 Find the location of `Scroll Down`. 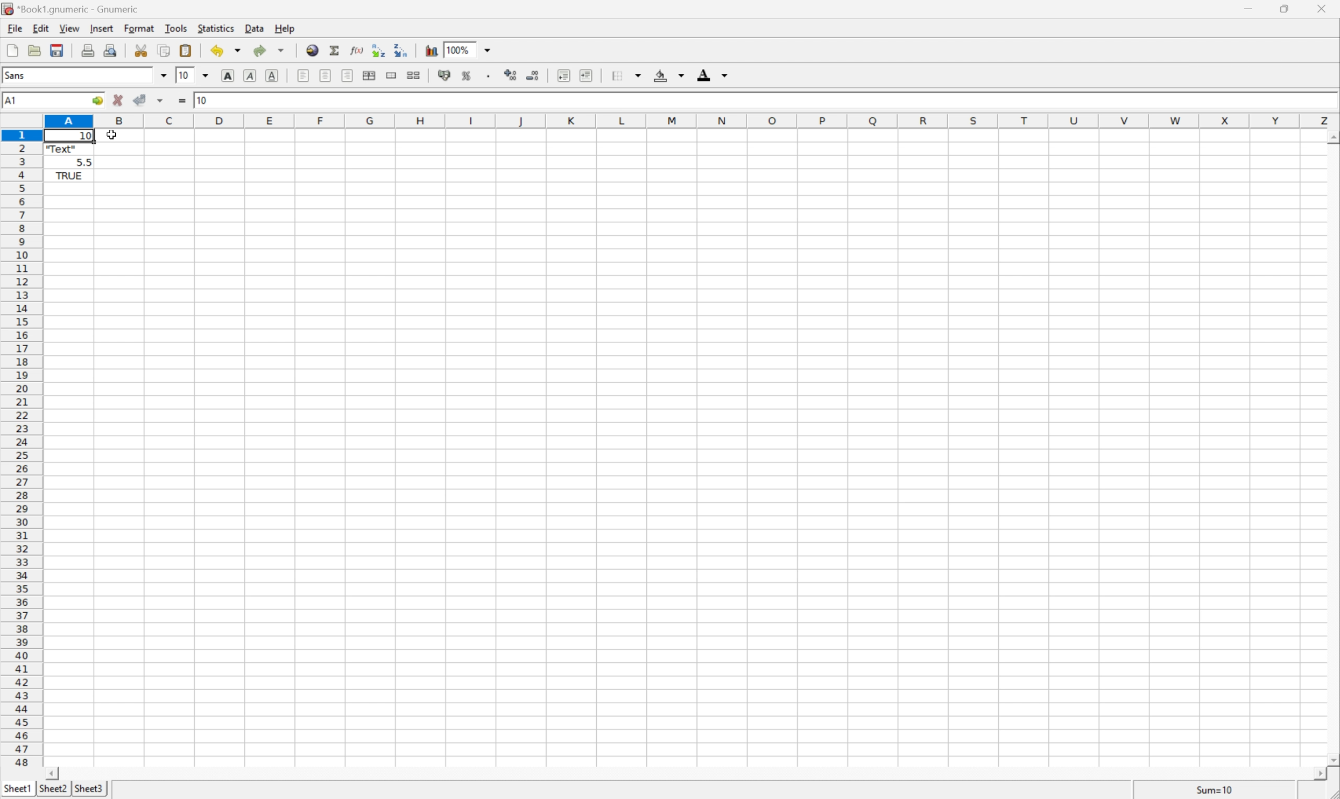

Scroll Down is located at coordinates (1331, 137).